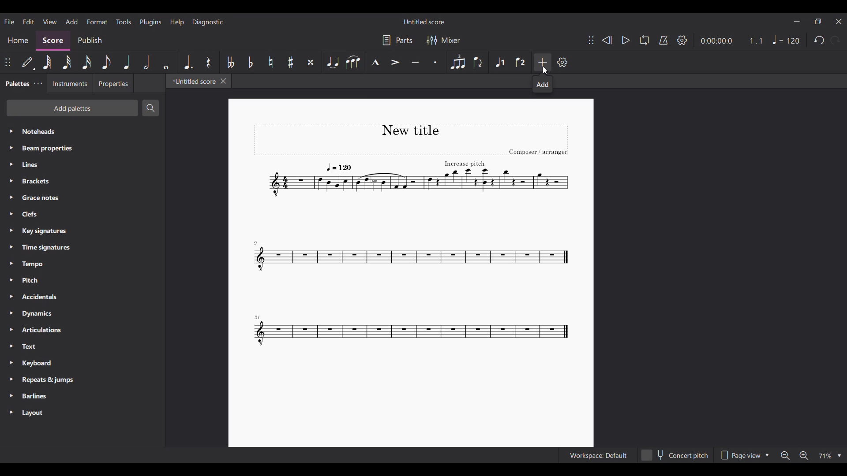  Describe the element at coordinates (786, 40) in the screenshot. I see `Tempo` at that location.